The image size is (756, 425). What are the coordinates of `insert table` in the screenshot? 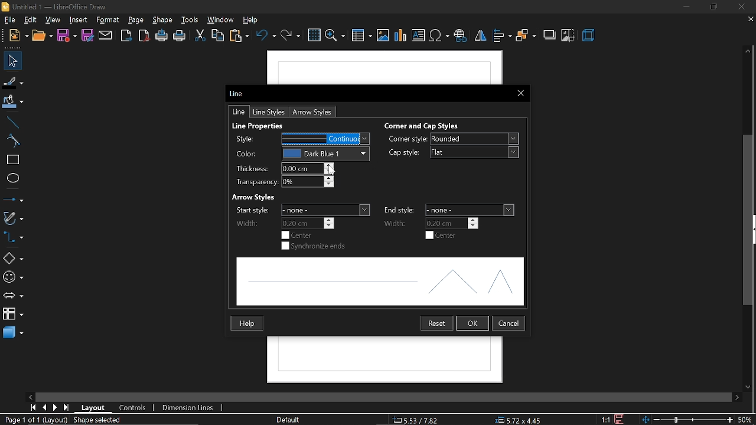 It's located at (361, 37).